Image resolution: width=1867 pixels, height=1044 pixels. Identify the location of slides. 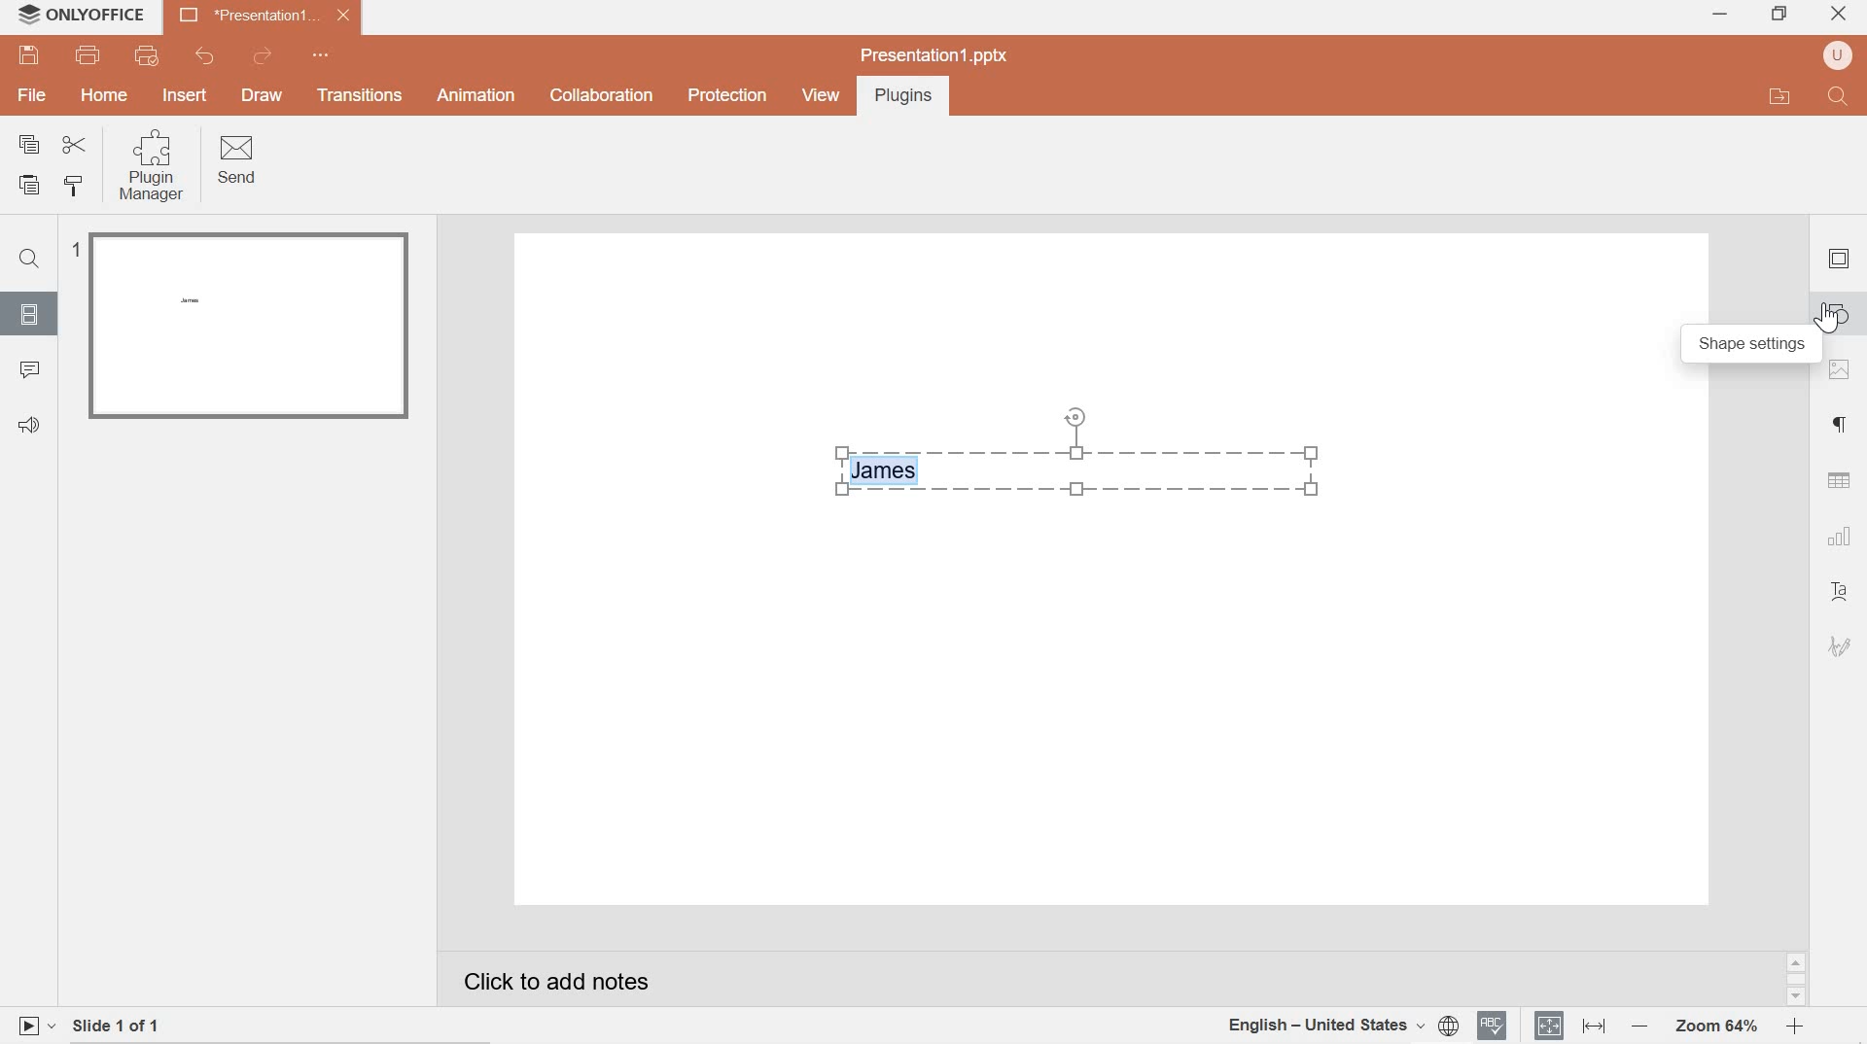
(30, 314).